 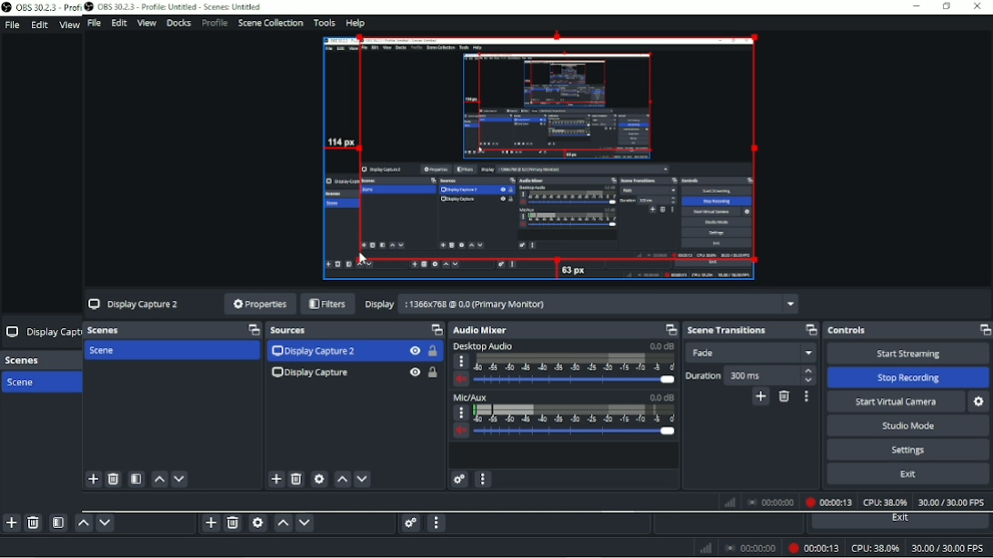 I want to click on up, so click(x=160, y=480).